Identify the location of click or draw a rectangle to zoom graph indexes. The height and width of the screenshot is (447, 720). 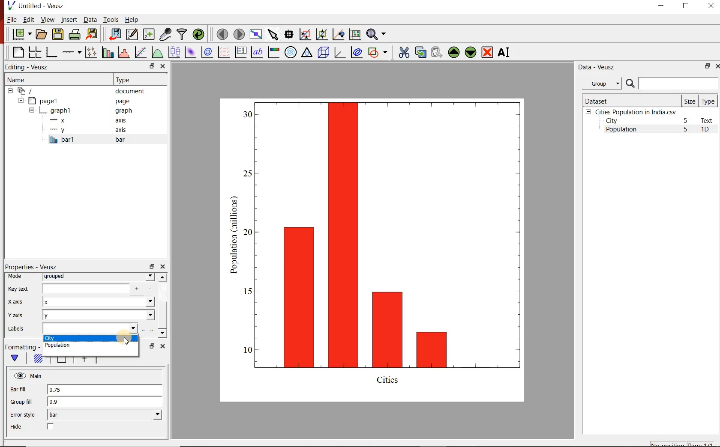
(304, 34).